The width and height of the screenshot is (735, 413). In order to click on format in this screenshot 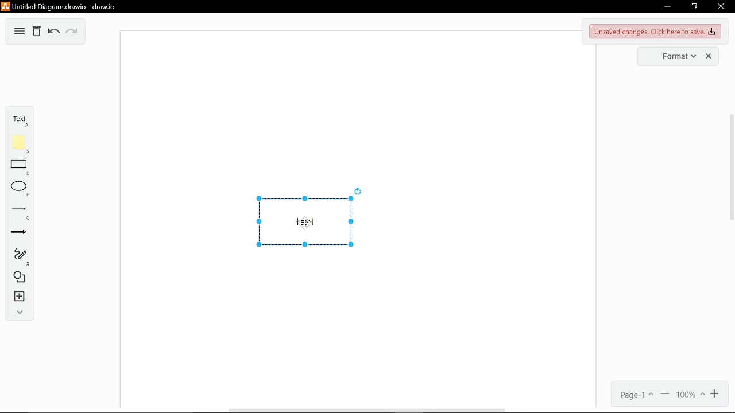, I will do `click(674, 57)`.